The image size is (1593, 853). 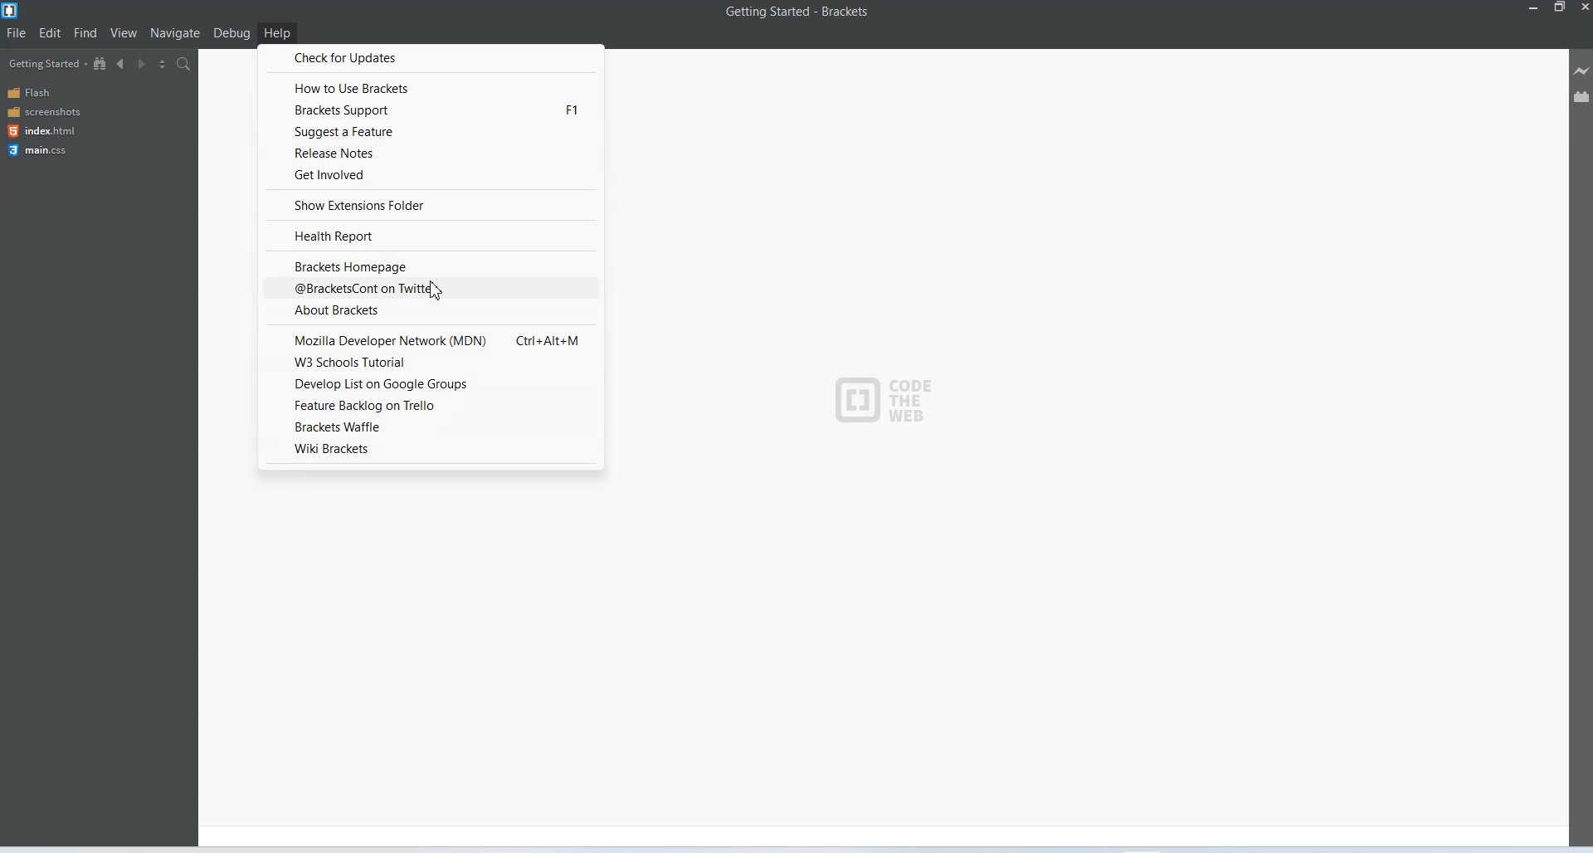 What do you see at coordinates (431, 266) in the screenshot?
I see `Bracket Homepage` at bounding box center [431, 266].